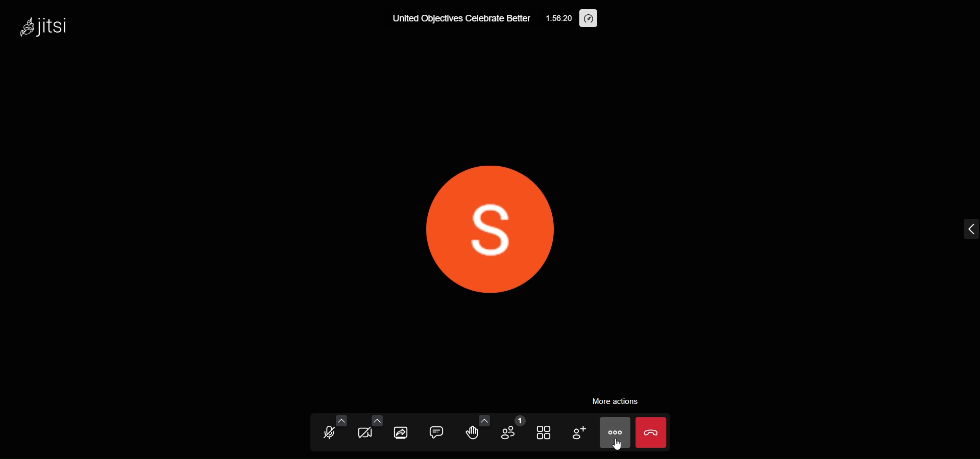 This screenshot has height=459, width=980. What do you see at coordinates (545, 432) in the screenshot?
I see `tile view` at bounding box center [545, 432].